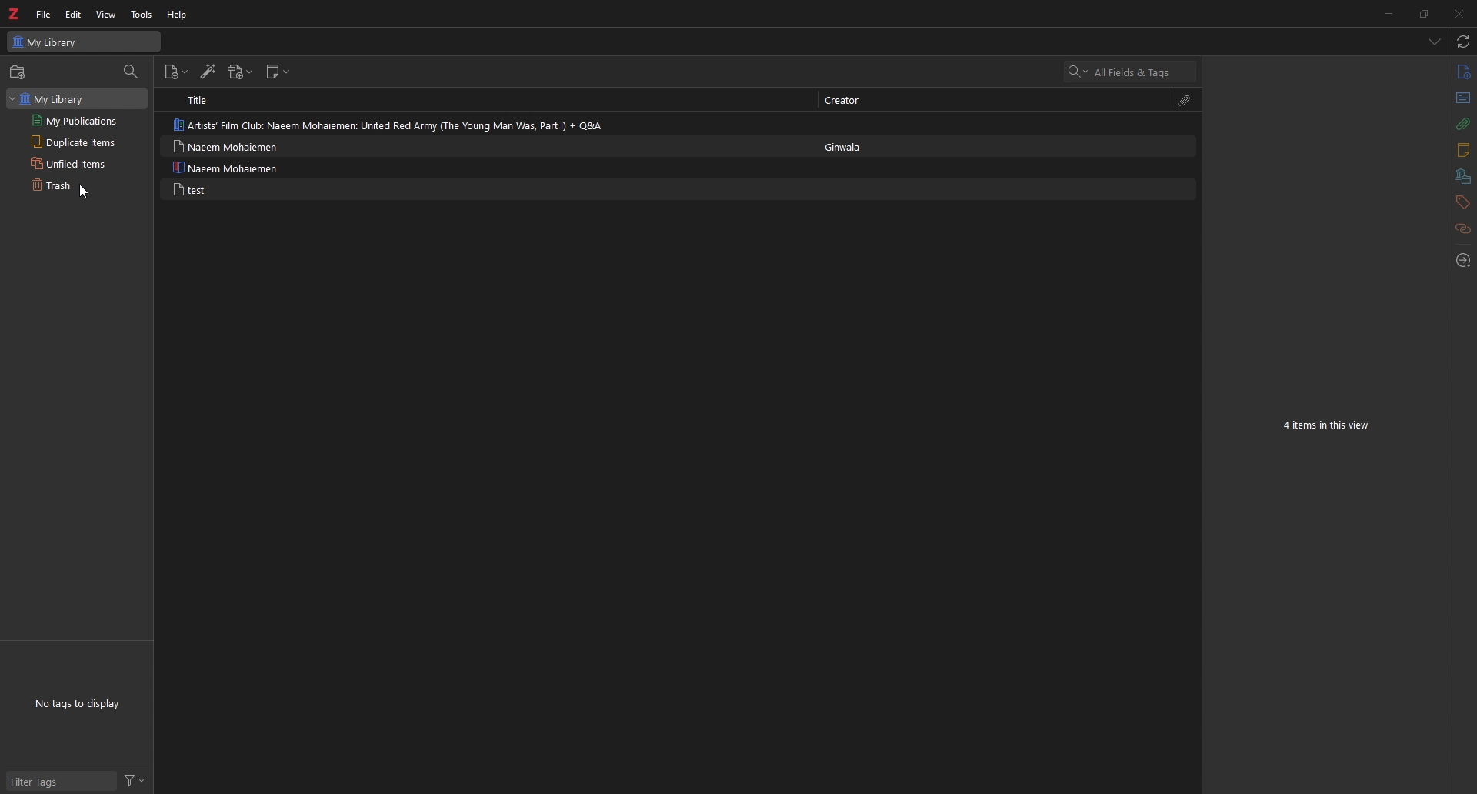  Describe the element at coordinates (140, 15) in the screenshot. I see `tools` at that location.